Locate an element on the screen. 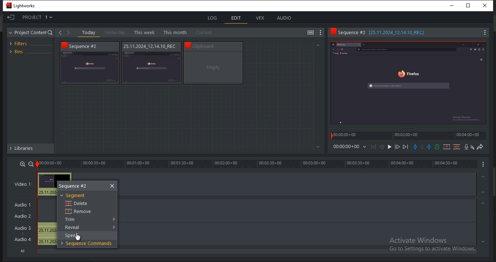 The image size is (496, 262). time stamp is located at coordinates (406, 136).